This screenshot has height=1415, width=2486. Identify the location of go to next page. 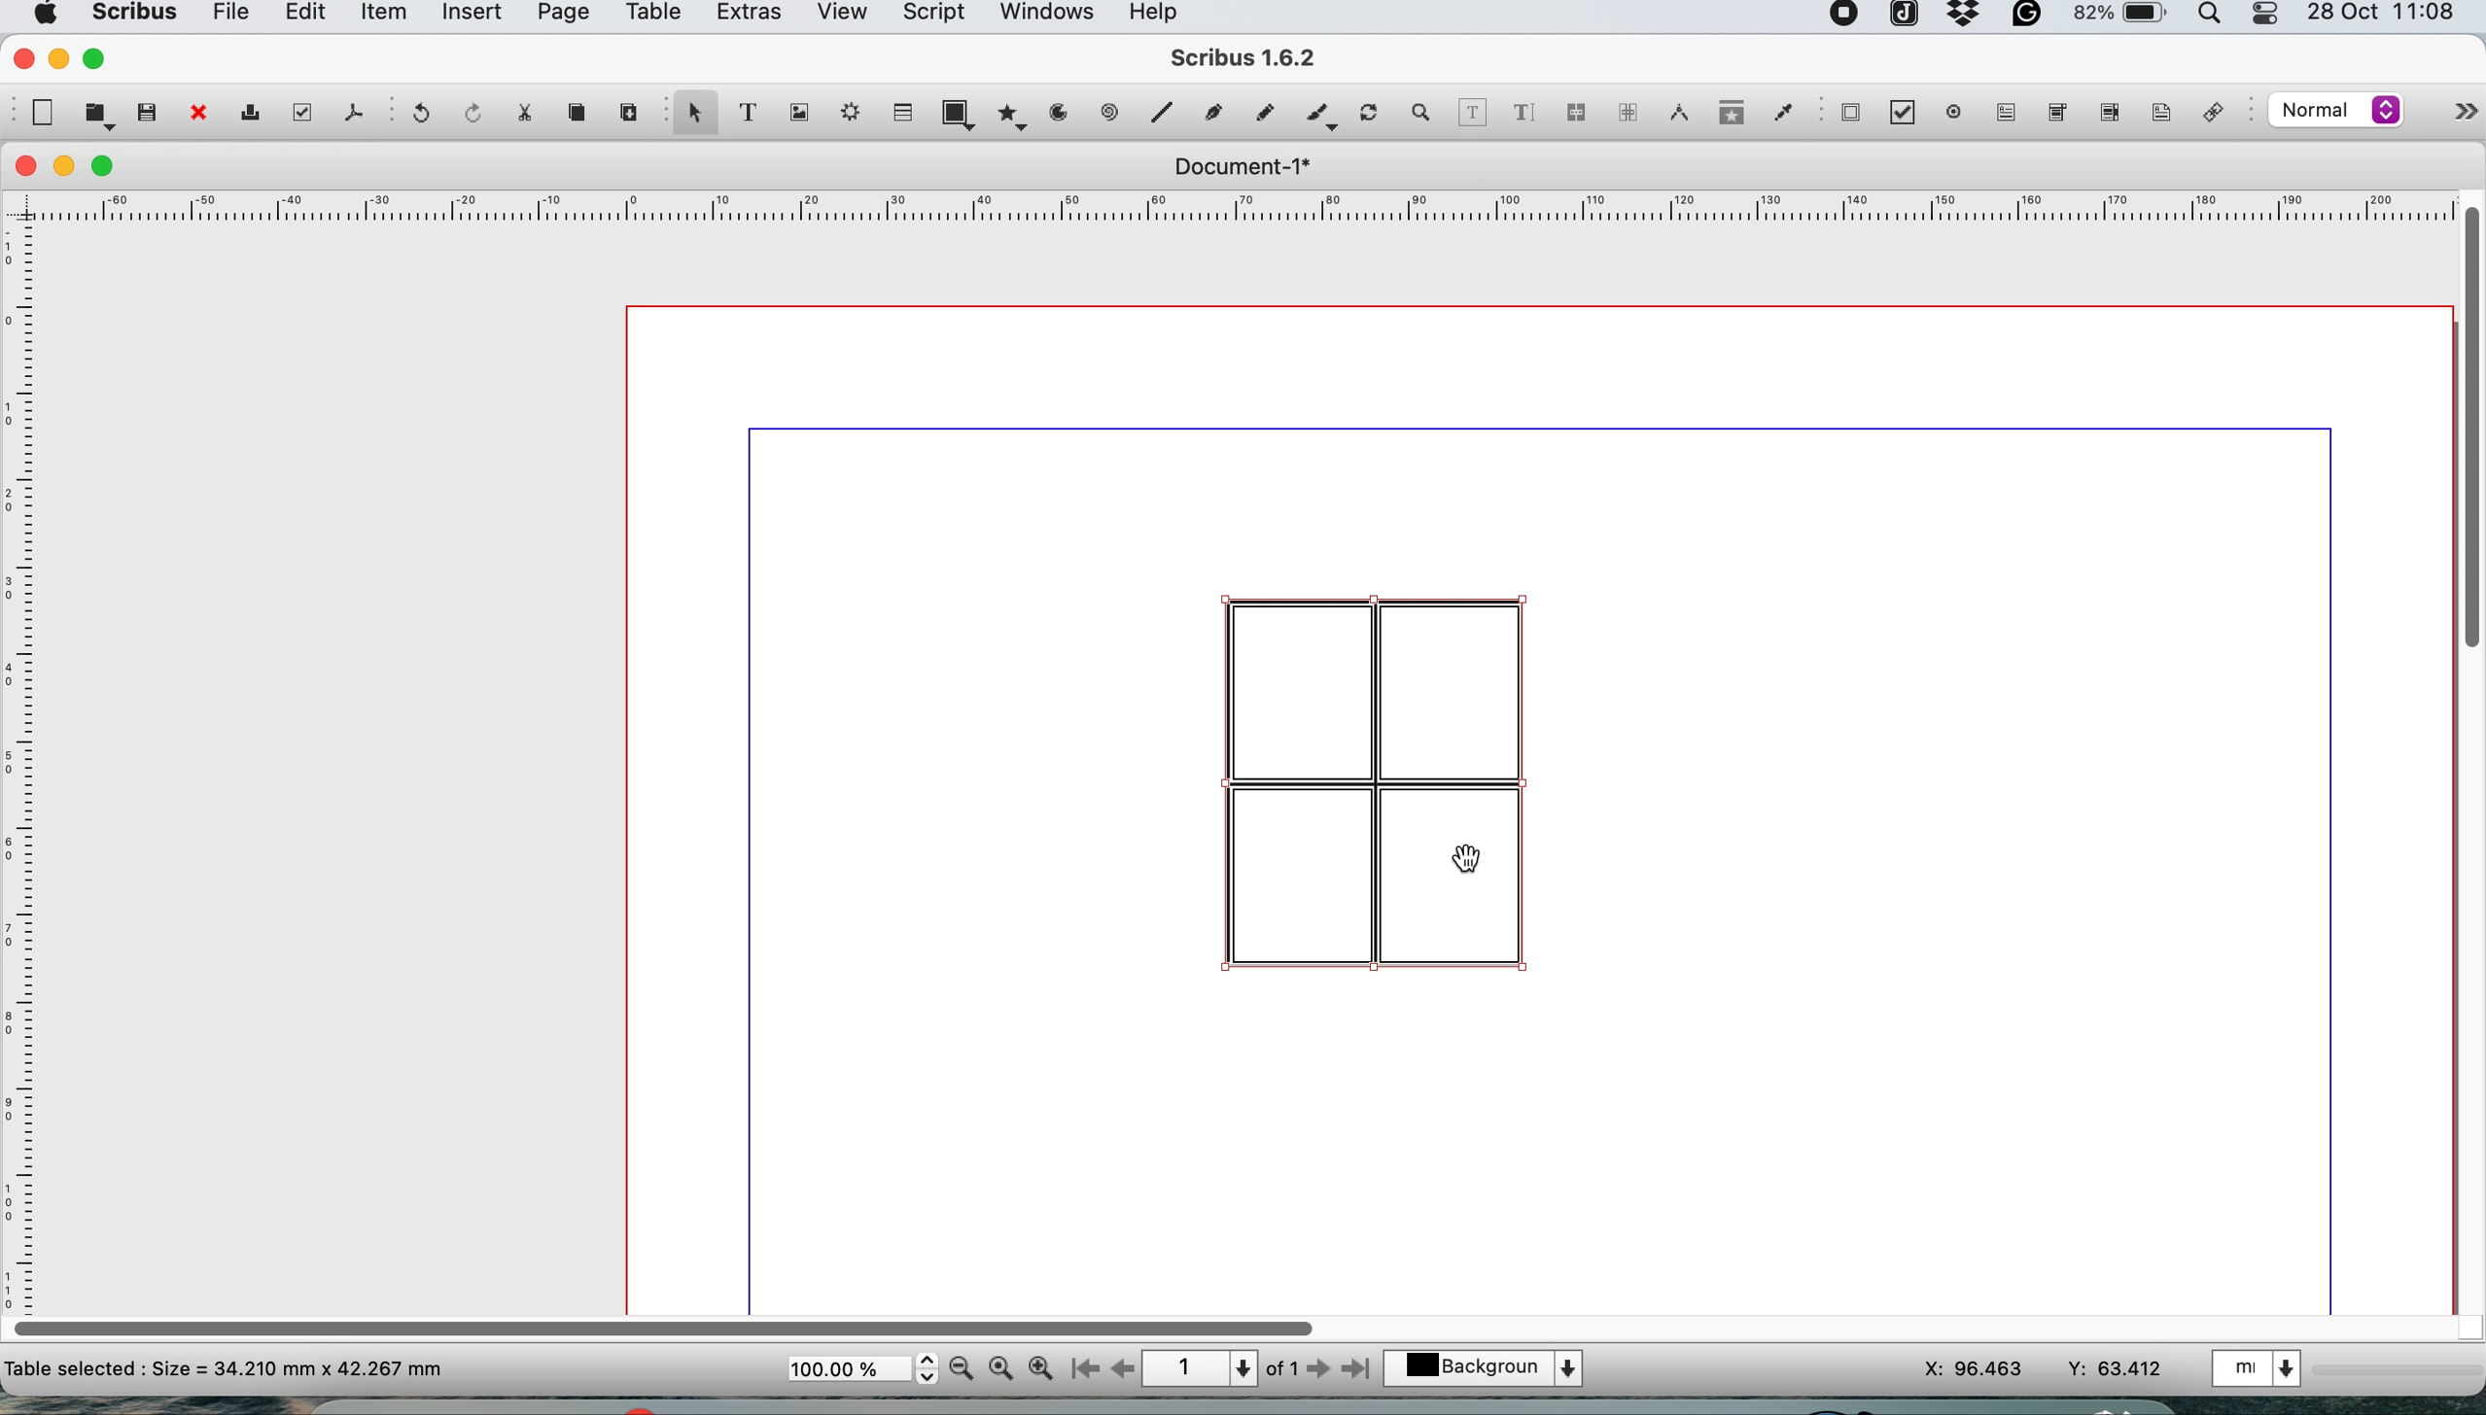
(1318, 1370).